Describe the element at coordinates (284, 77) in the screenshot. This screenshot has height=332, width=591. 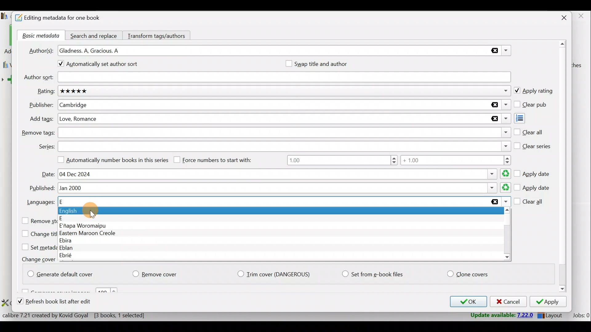
I see `Author sort` at that location.